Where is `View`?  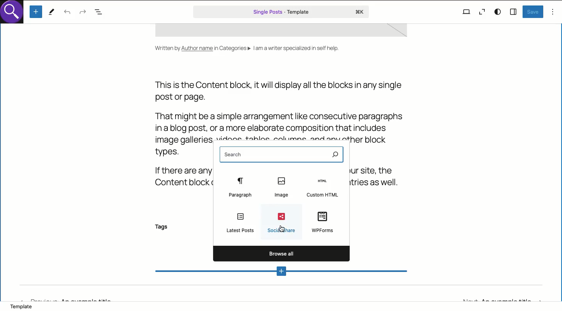 View is located at coordinates (466, 11).